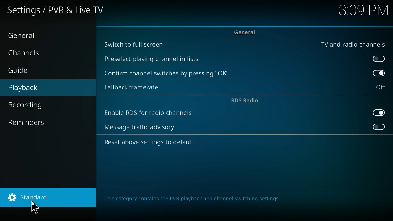  I want to click on general, so click(247, 31).